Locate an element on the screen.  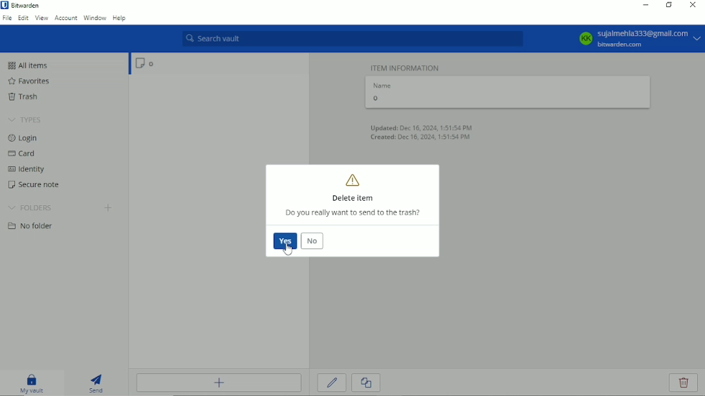
Edit is located at coordinates (22, 19).